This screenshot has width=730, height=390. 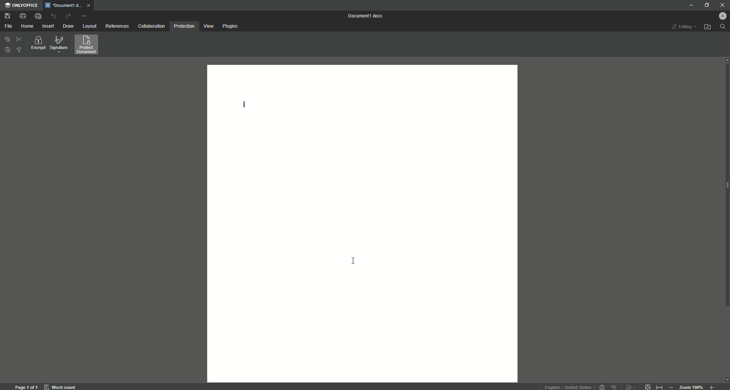 What do you see at coordinates (244, 105) in the screenshot?
I see `Text line` at bounding box center [244, 105].